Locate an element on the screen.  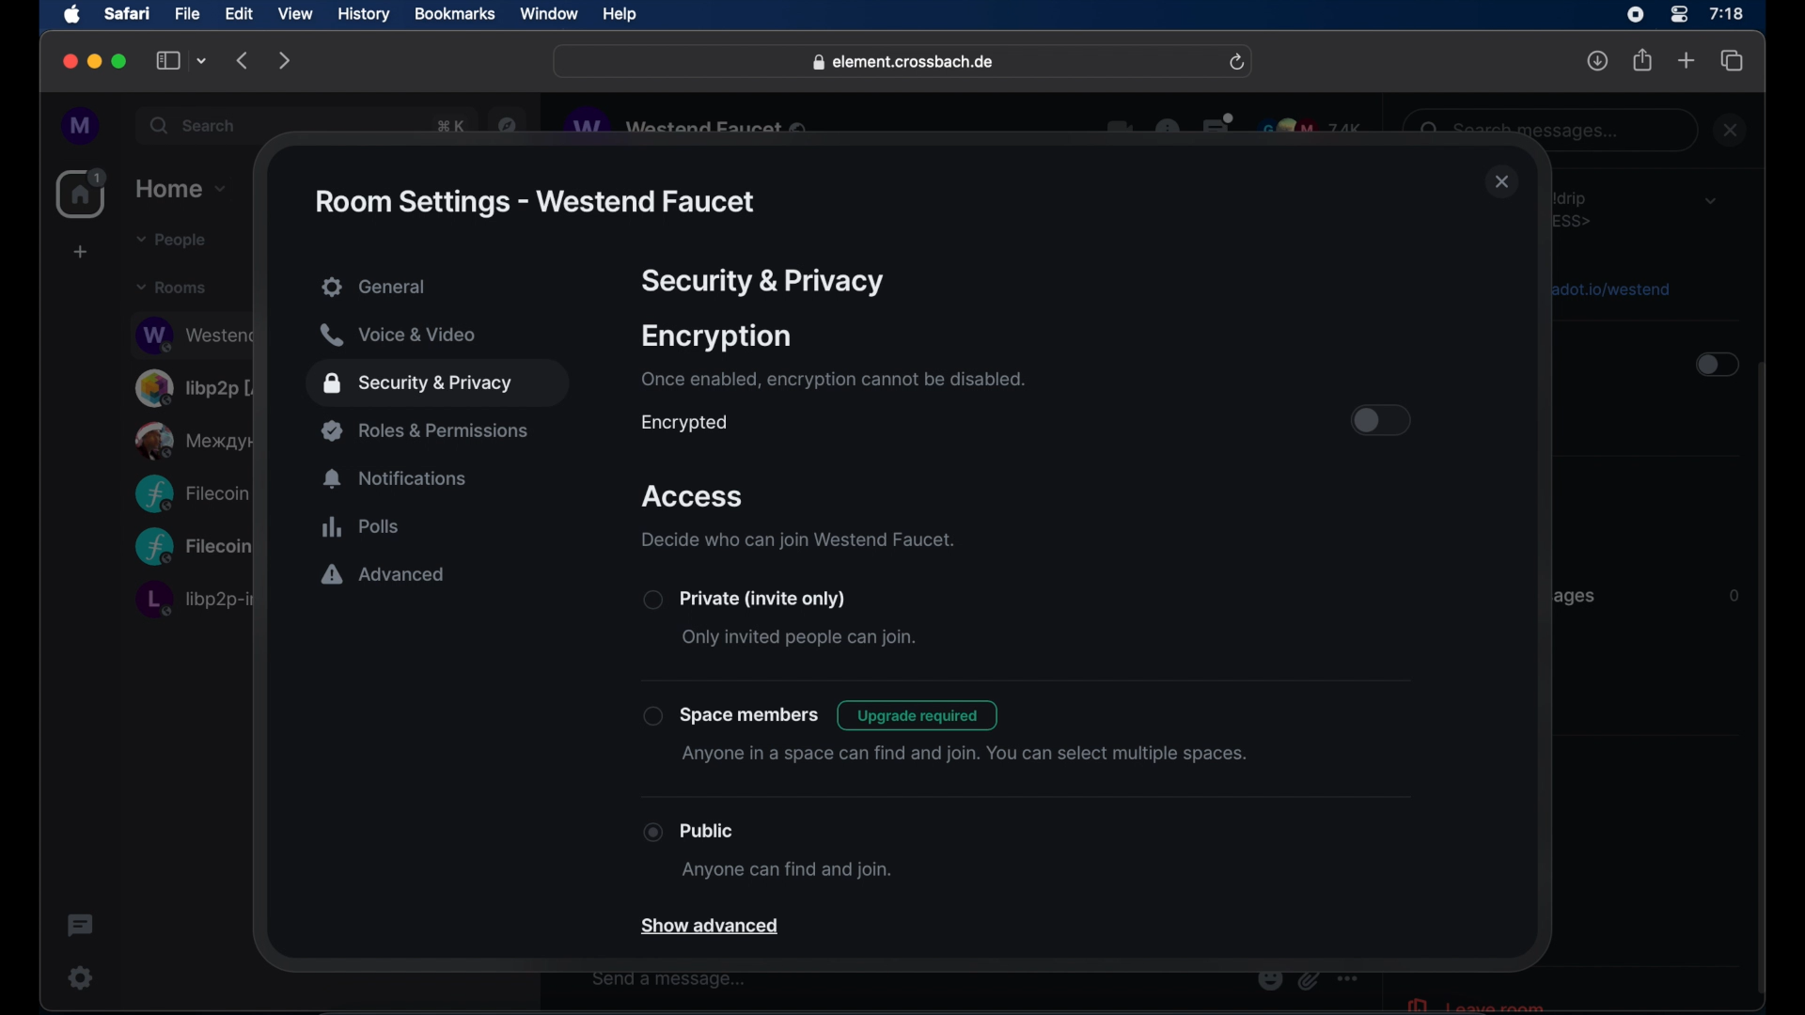
show tab overview is located at coordinates (1733, 61).